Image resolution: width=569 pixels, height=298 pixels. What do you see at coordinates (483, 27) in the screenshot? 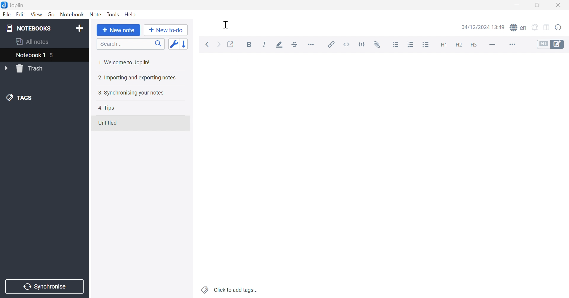
I see `04/12/2024 13:49` at bounding box center [483, 27].